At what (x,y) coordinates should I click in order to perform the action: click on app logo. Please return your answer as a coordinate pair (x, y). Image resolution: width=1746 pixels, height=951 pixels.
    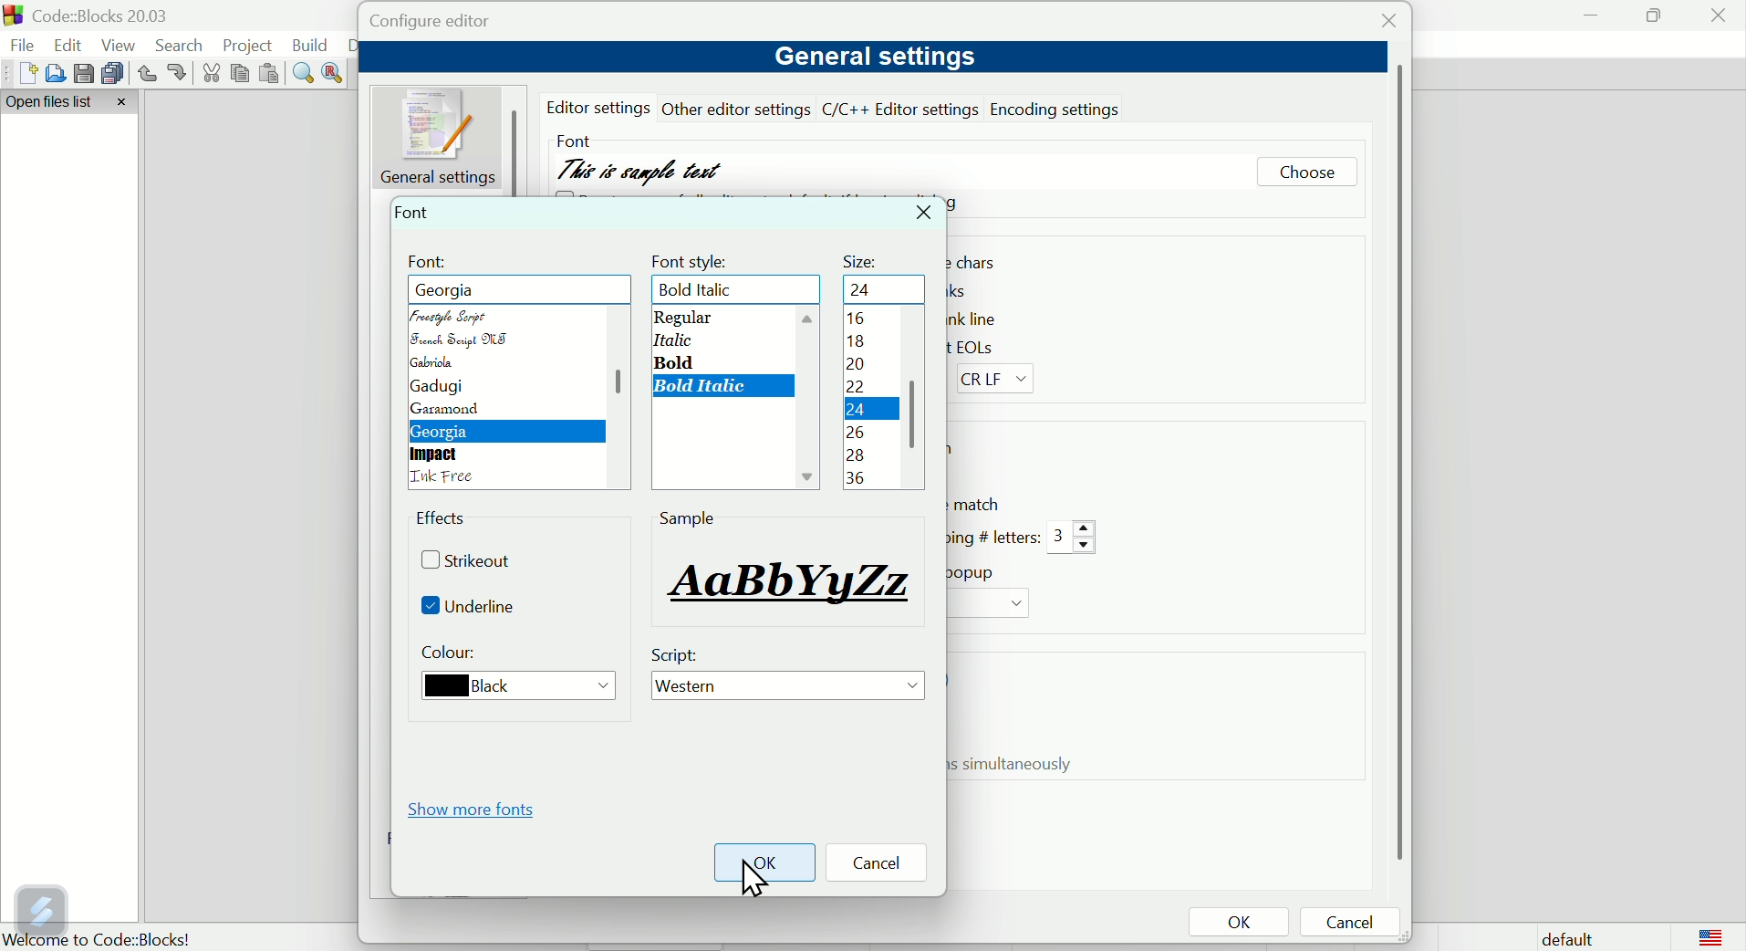
    Looking at the image, I should click on (11, 16).